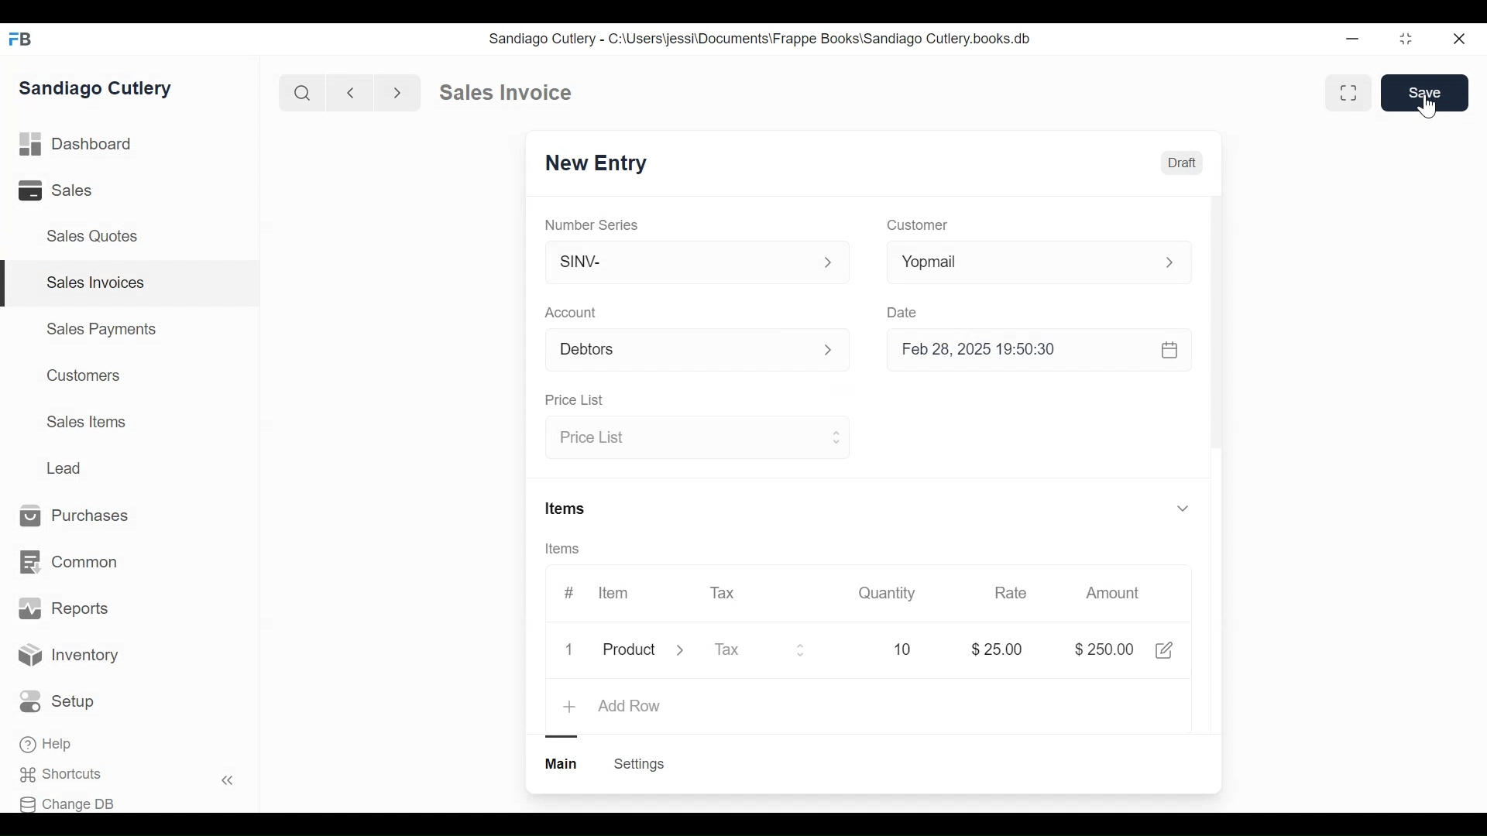  Describe the element at coordinates (723, 592) in the screenshot. I see `Tax` at that location.